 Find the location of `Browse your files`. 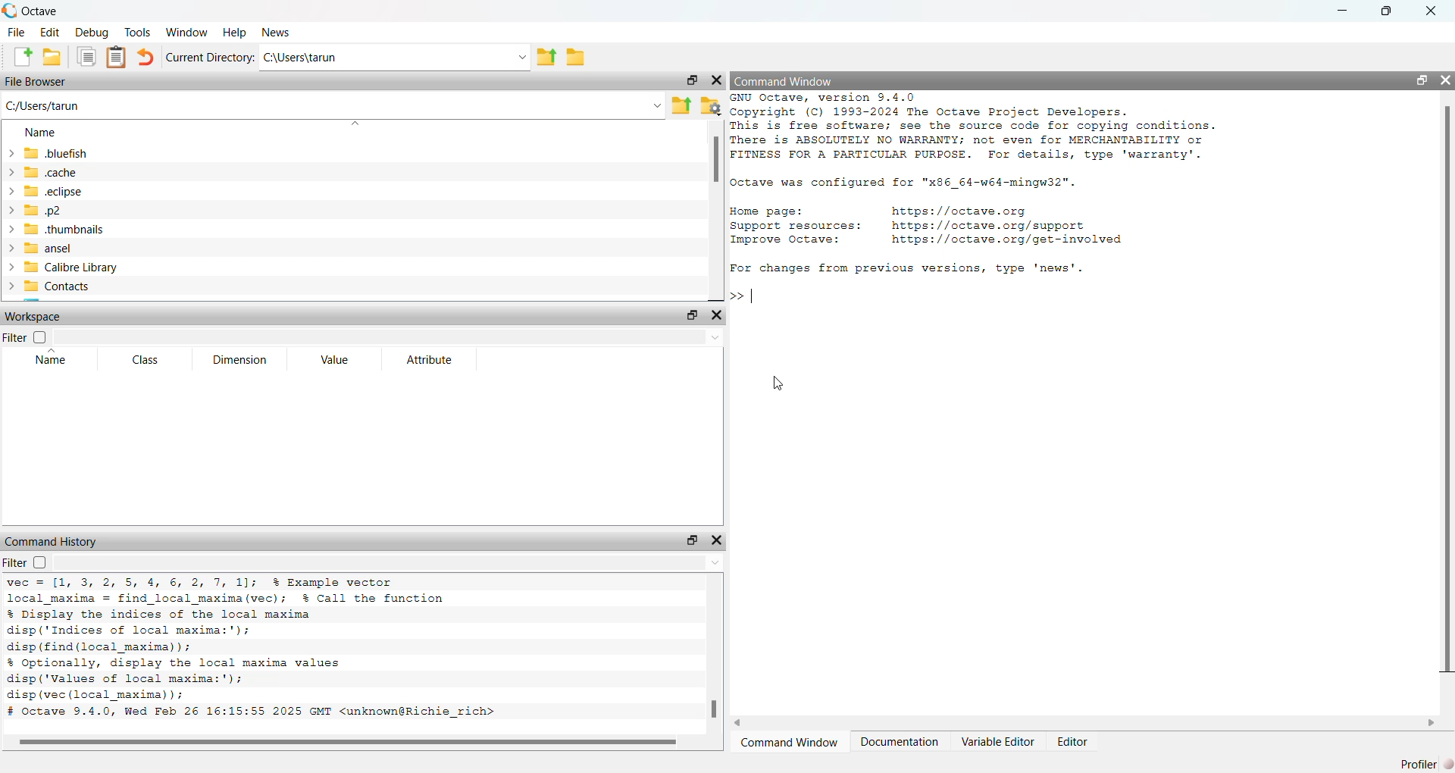

Browse your files is located at coordinates (711, 105).